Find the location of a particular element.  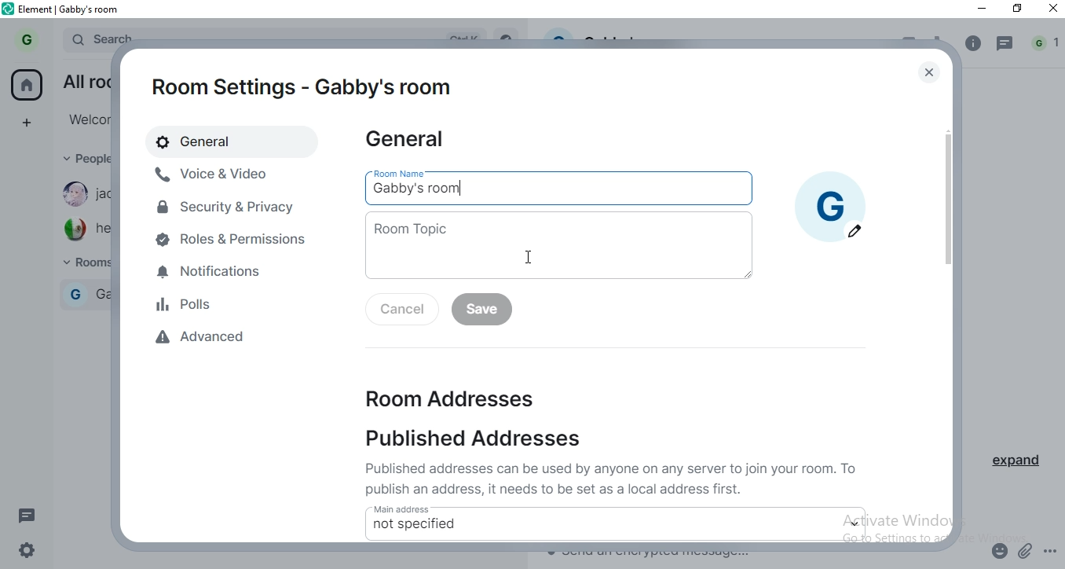

security & privacy is located at coordinates (227, 206).